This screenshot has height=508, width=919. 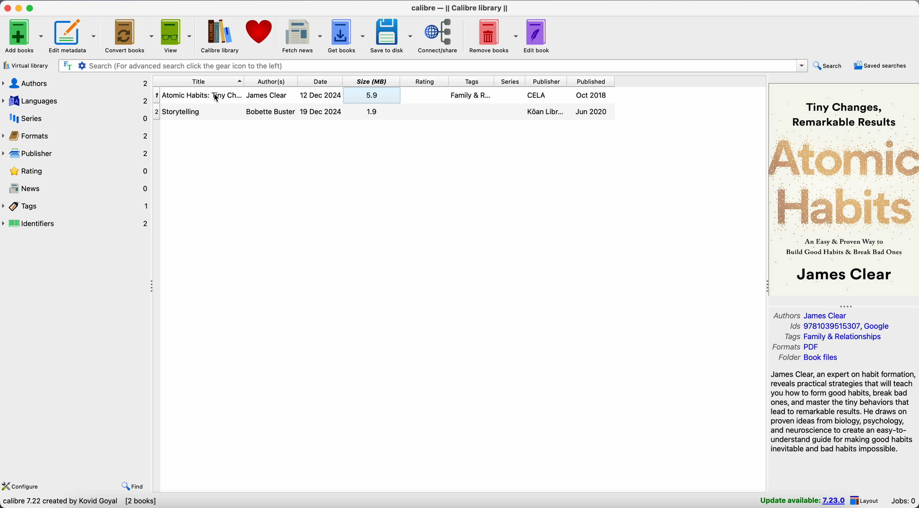 I want to click on search bar, so click(x=433, y=66).